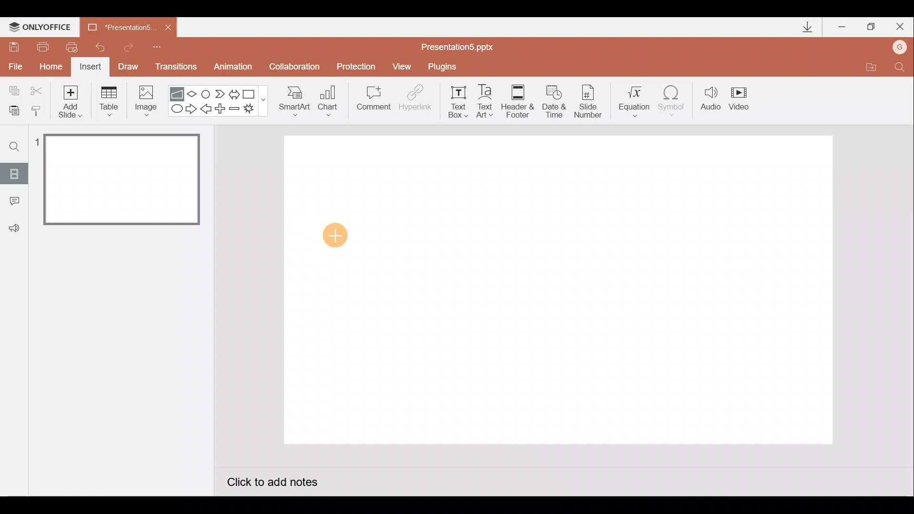  I want to click on Save, so click(13, 45).